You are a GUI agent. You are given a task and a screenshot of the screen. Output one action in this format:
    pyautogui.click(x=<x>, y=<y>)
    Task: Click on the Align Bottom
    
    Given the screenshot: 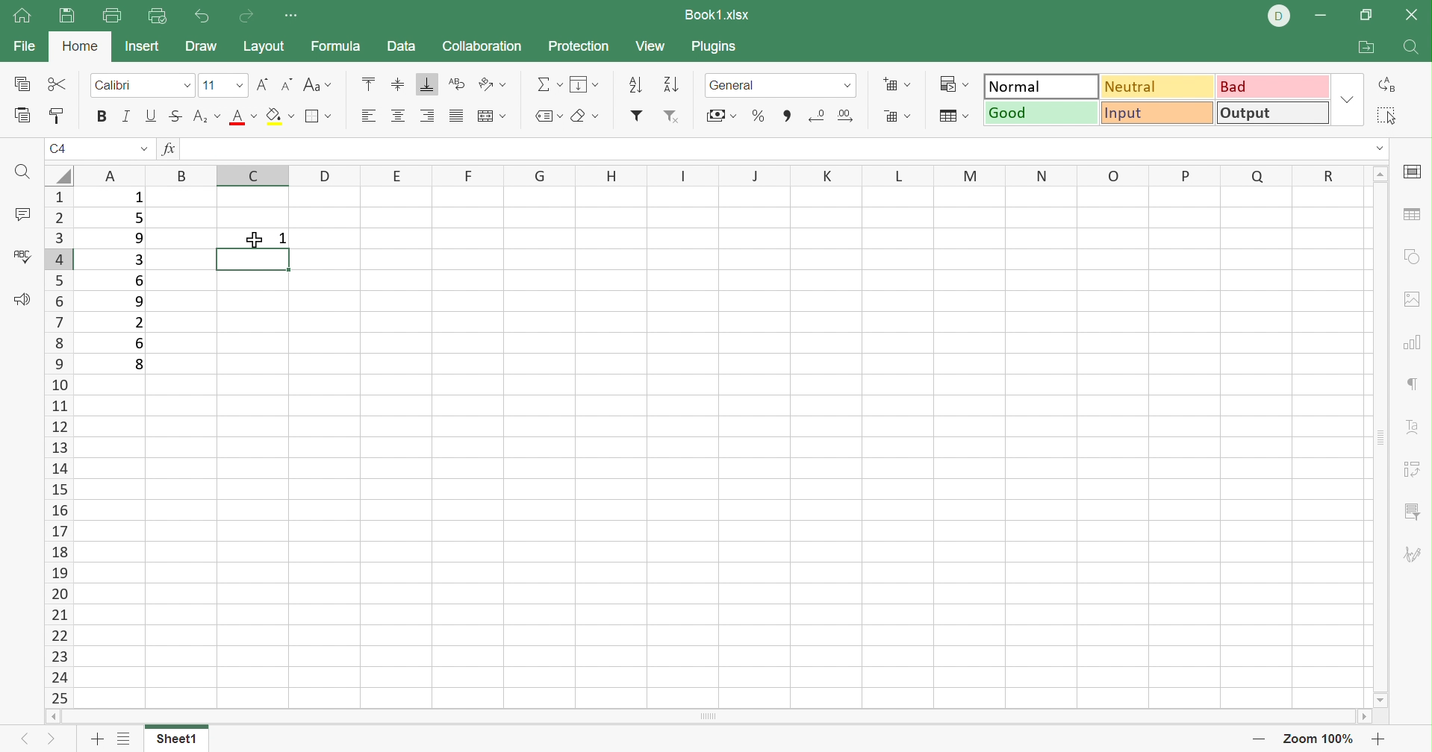 What is the action you would take?
    pyautogui.click(x=426, y=84)
    